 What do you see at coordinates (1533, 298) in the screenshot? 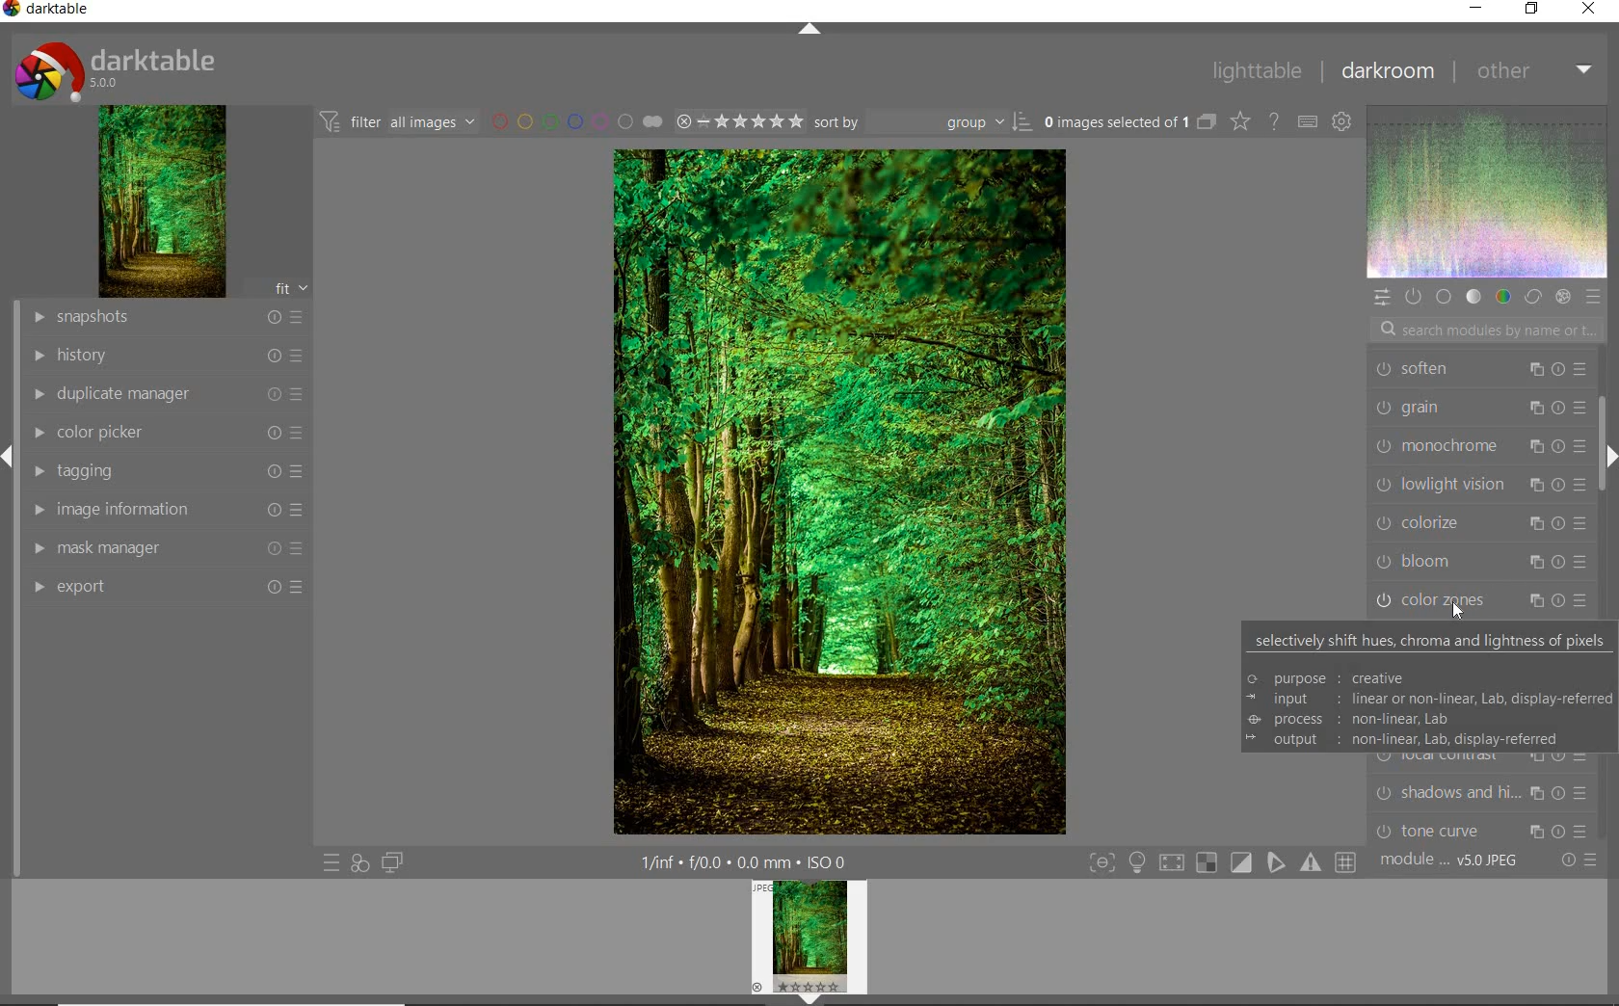
I see `CORRECT` at bounding box center [1533, 298].